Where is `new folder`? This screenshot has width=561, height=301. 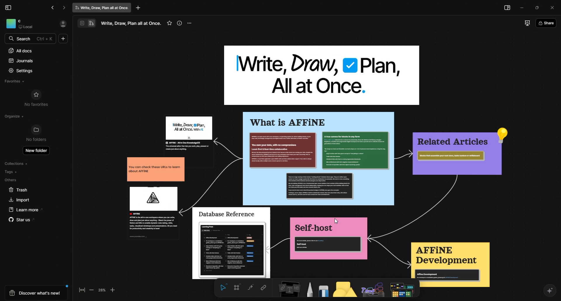
new folder is located at coordinates (38, 152).